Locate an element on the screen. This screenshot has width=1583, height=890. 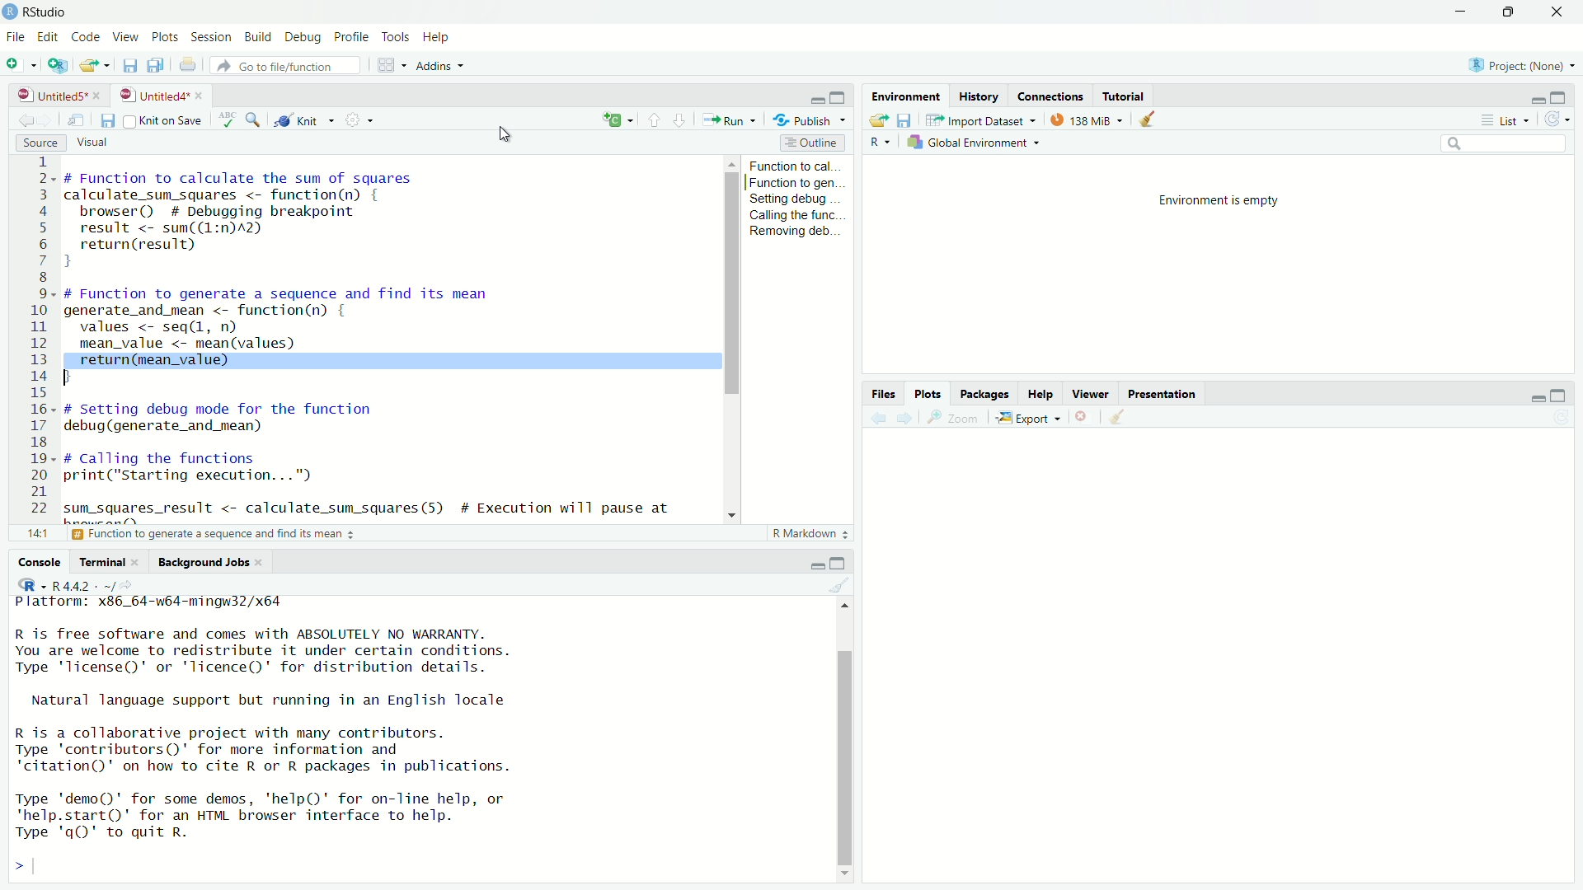
workspace panes is located at coordinates (393, 65).